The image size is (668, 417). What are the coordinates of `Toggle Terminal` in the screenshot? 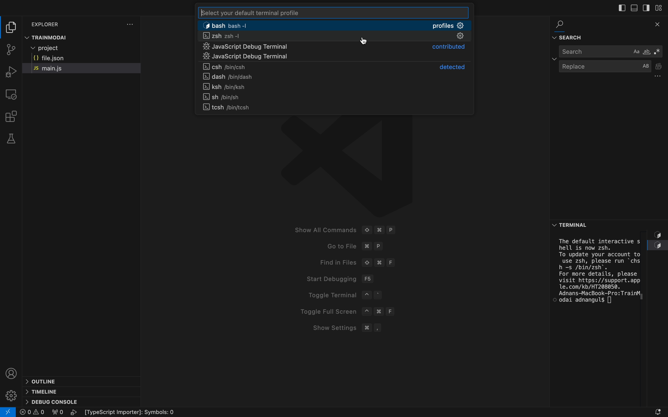 It's located at (342, 296).